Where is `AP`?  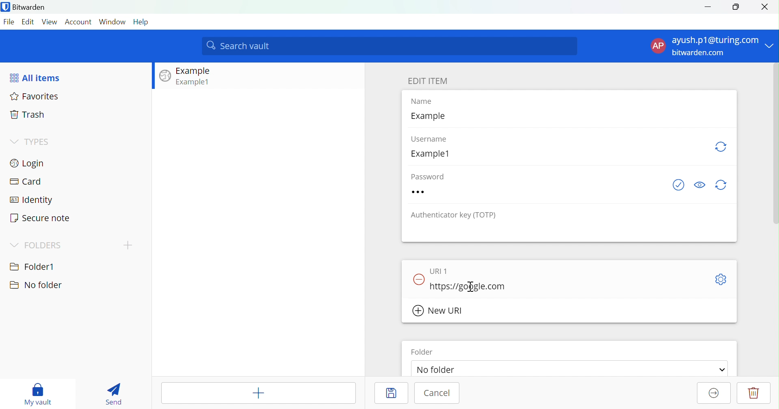 AP is located at coordinates (658, 46).